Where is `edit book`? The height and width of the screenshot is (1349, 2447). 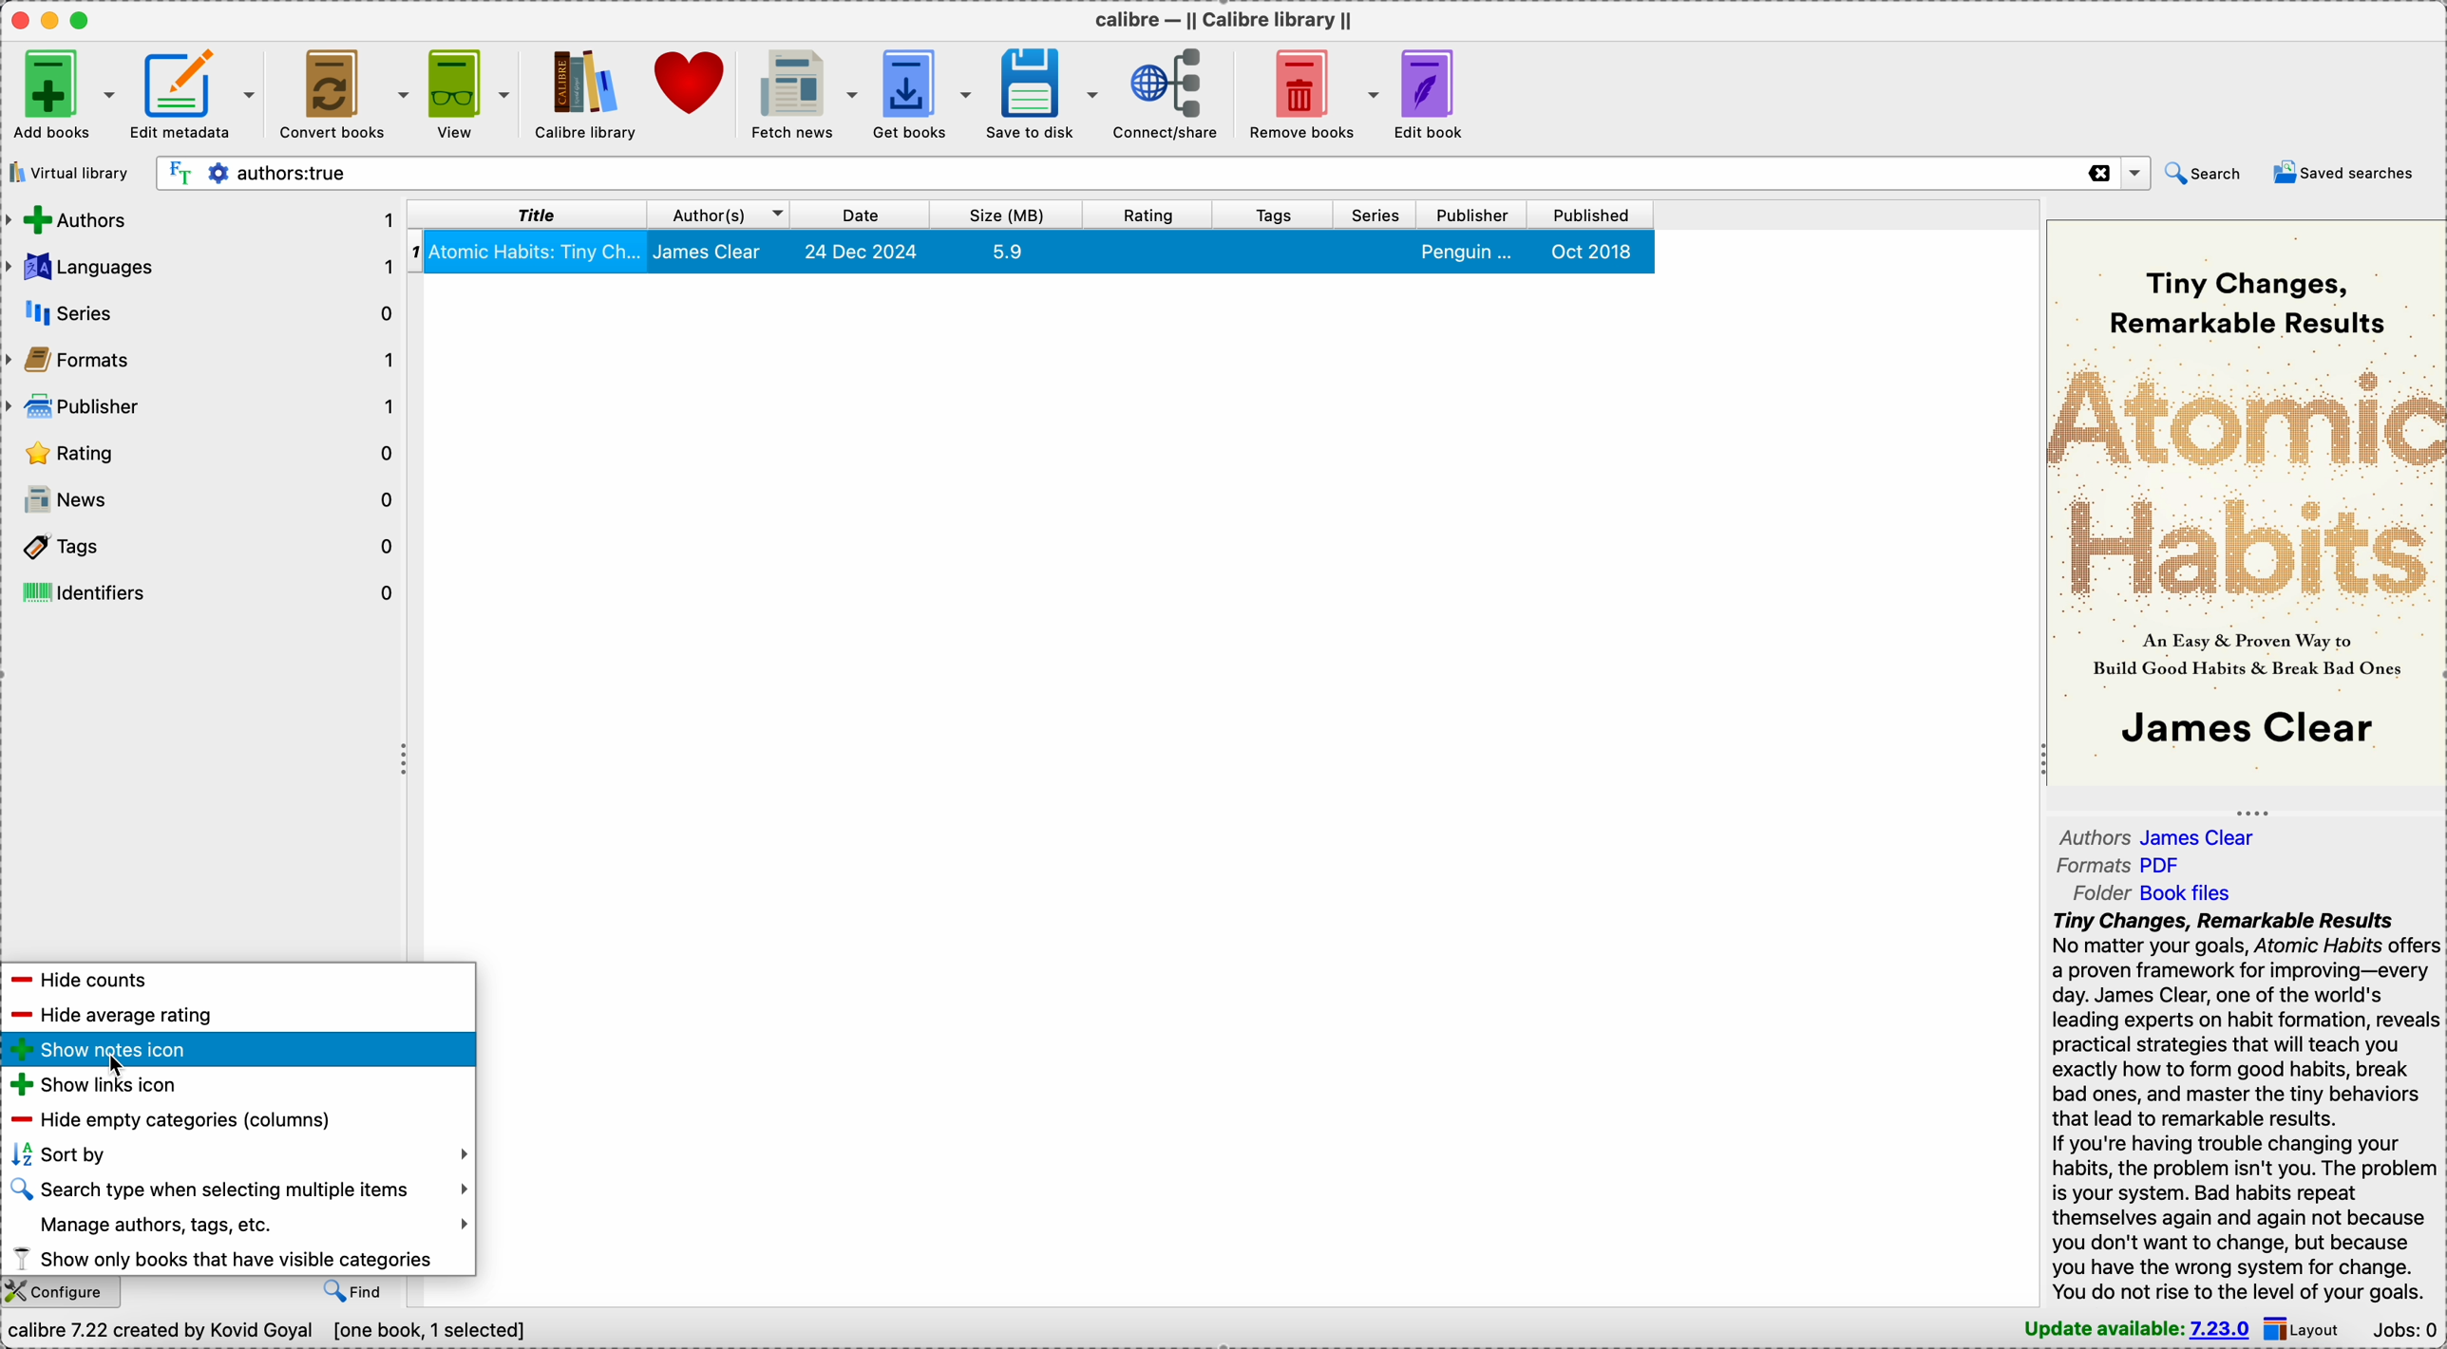 edit book is located at coordinates (1433, 95).